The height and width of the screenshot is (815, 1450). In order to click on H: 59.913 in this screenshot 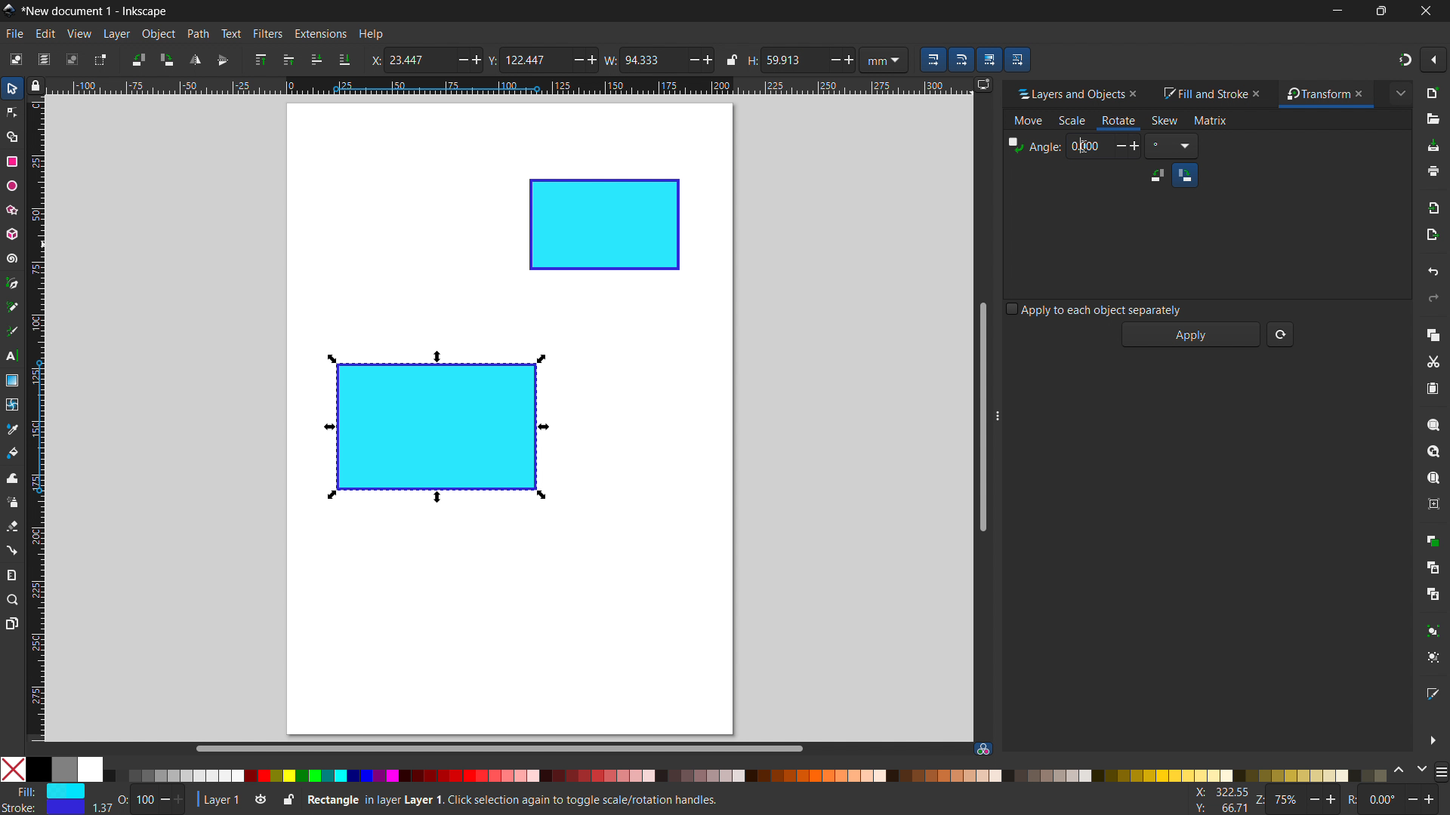, I will do `click(778, 60)`.